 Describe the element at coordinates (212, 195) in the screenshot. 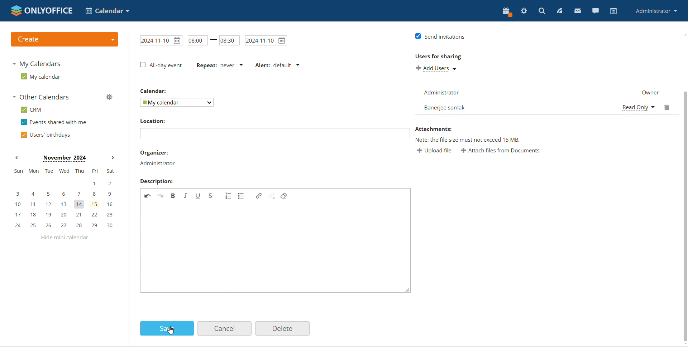

I see `strike through` at that location.